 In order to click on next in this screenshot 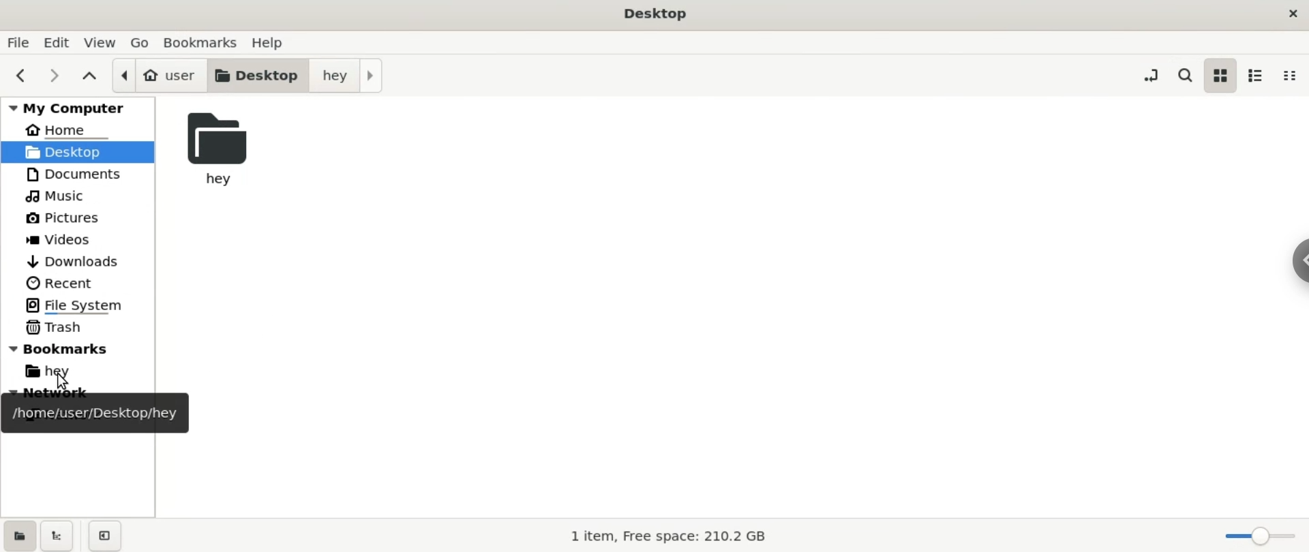, I will do `click(53, 77)`.